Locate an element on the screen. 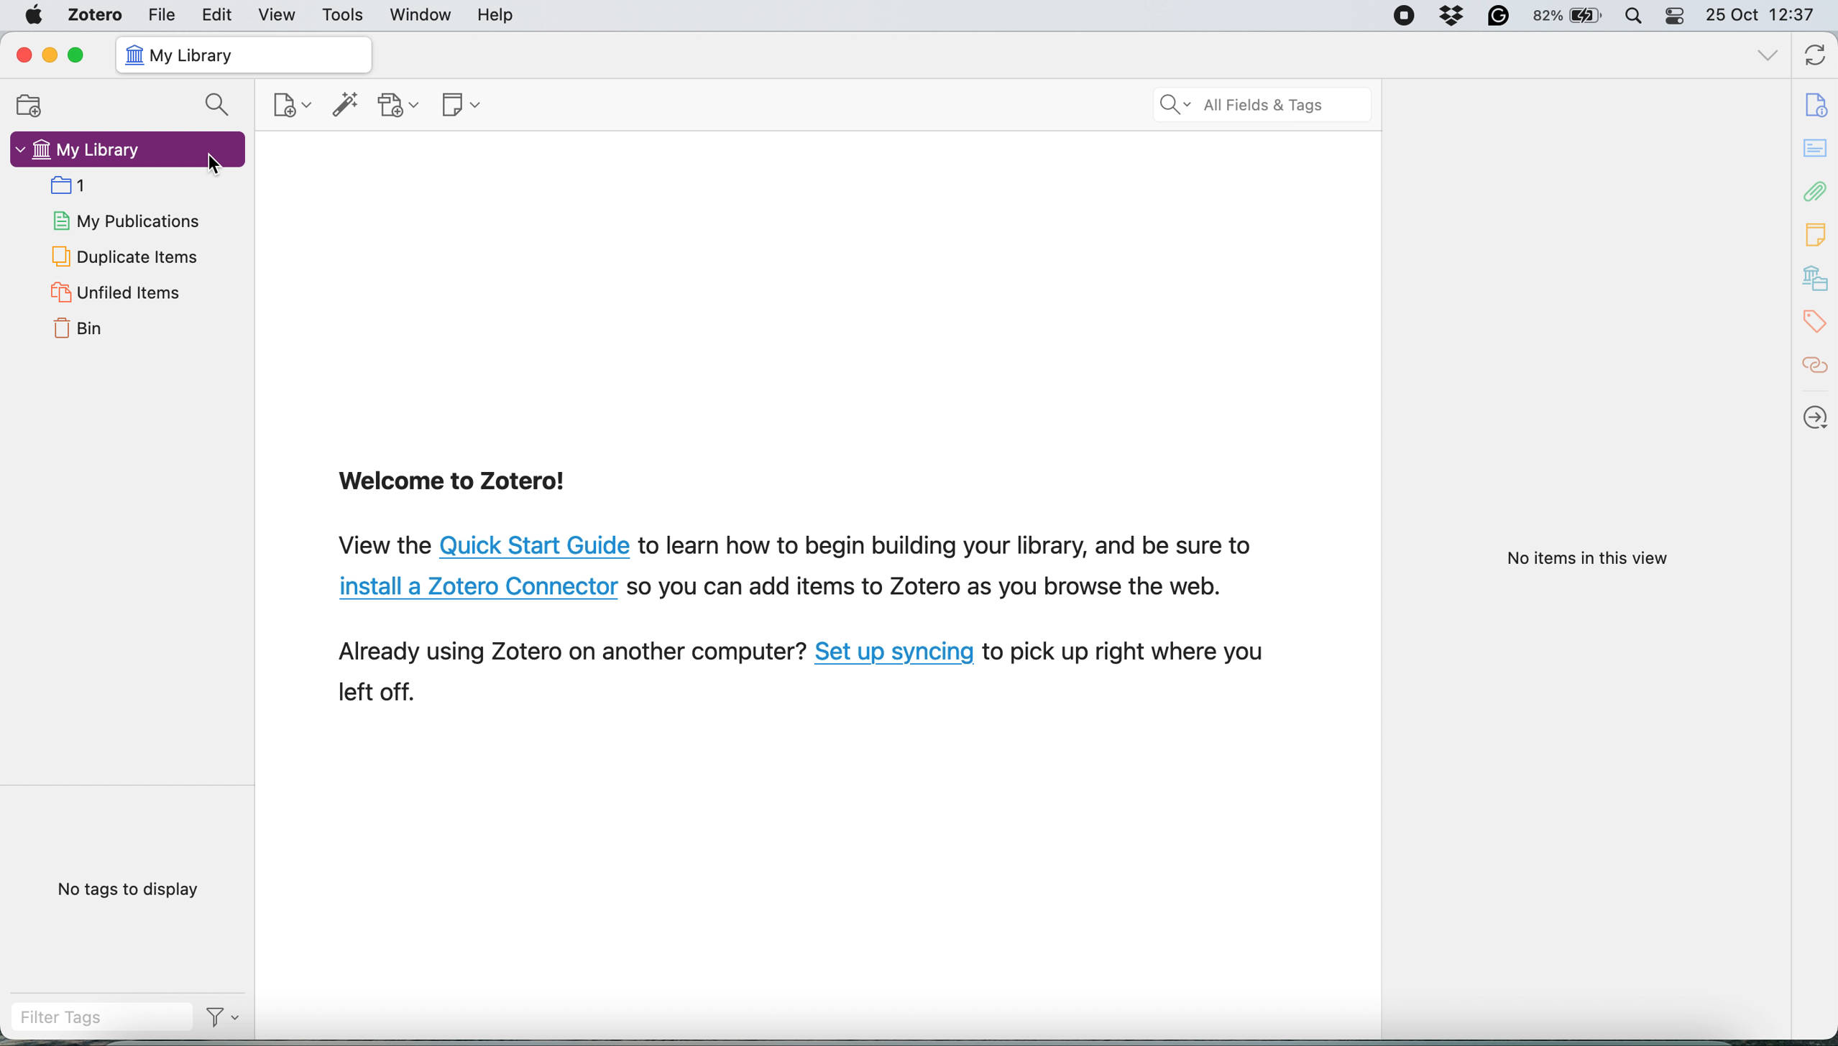 The image size is (1838, 1046). Filter Options is located at coordinates (226, 1020).